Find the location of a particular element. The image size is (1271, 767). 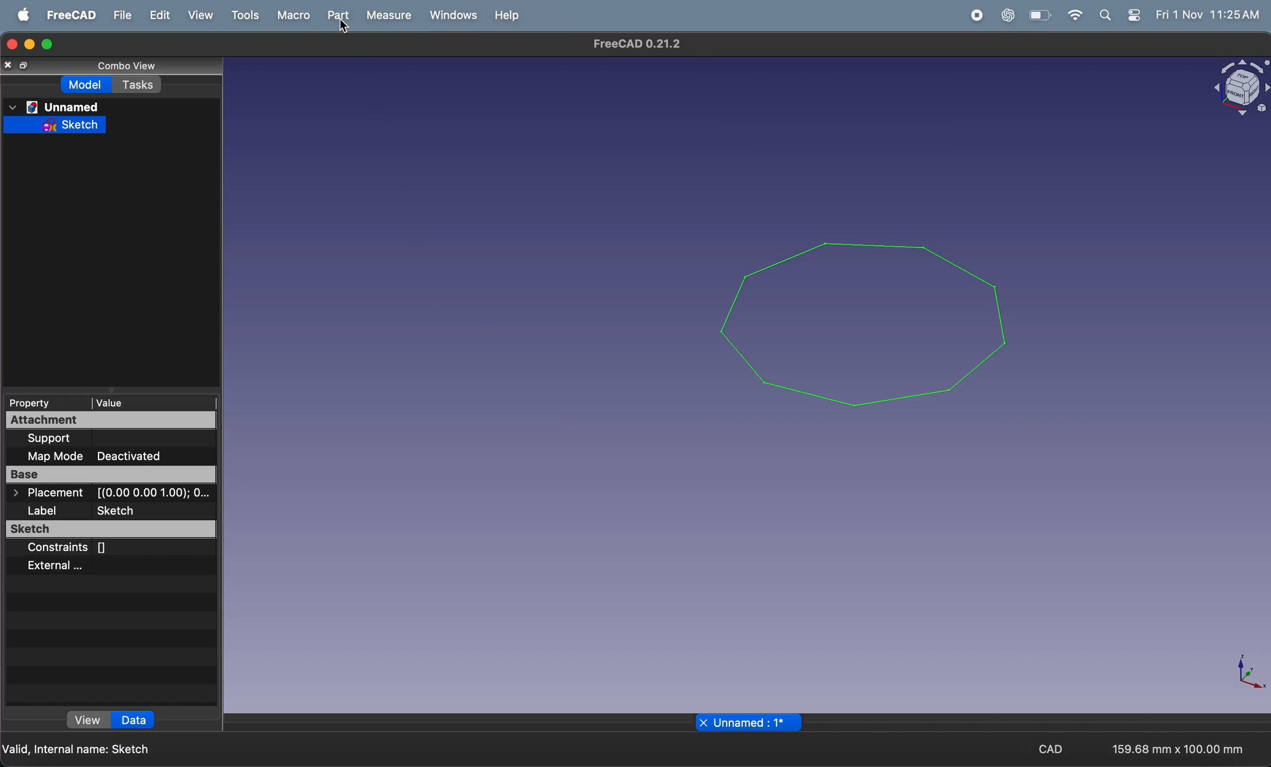

edit is located at coordinates (156, 15).